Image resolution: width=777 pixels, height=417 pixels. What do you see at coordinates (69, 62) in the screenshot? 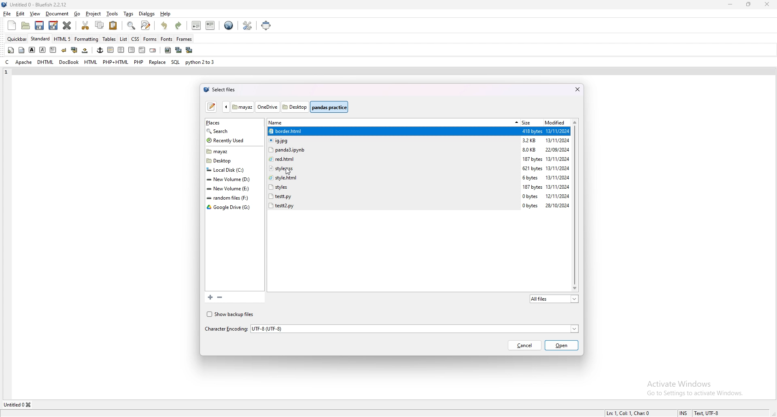
I see `docbook` at bounding box center [69, 62].